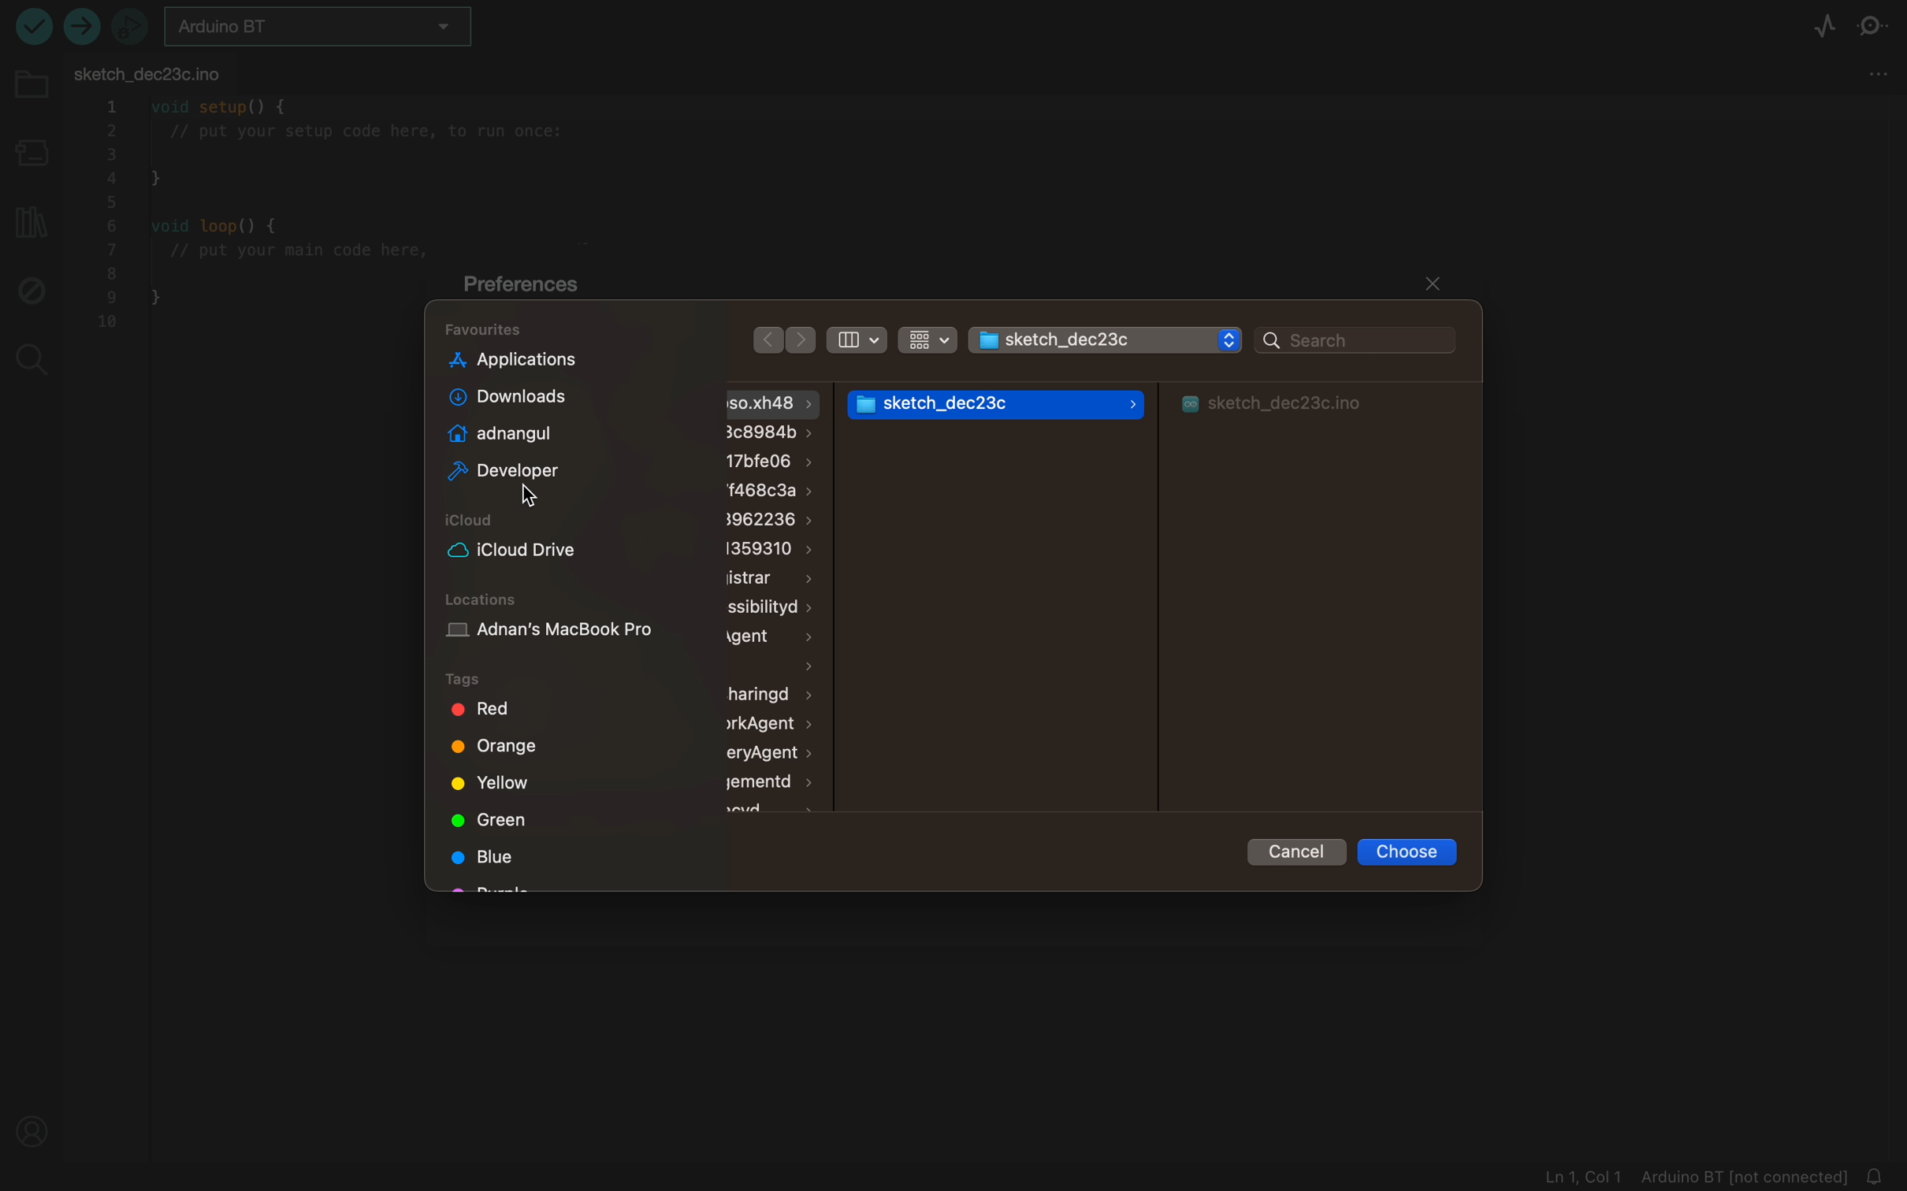 This screenshot has height=1191, width=1907. I want to click on files and folders, so click(768, 603).